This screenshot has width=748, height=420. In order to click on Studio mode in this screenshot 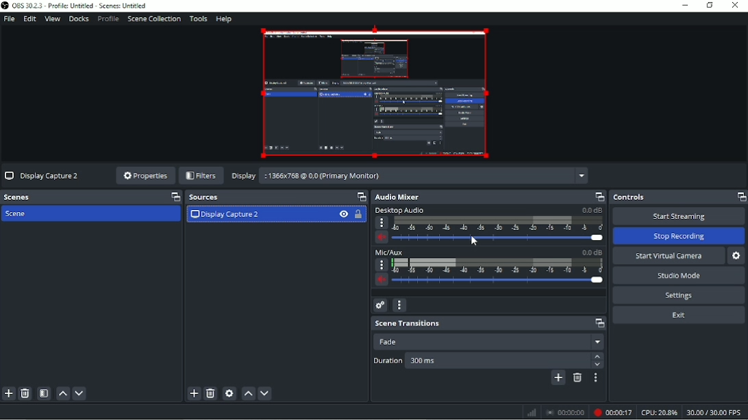, I will do `click(679, 276)`.